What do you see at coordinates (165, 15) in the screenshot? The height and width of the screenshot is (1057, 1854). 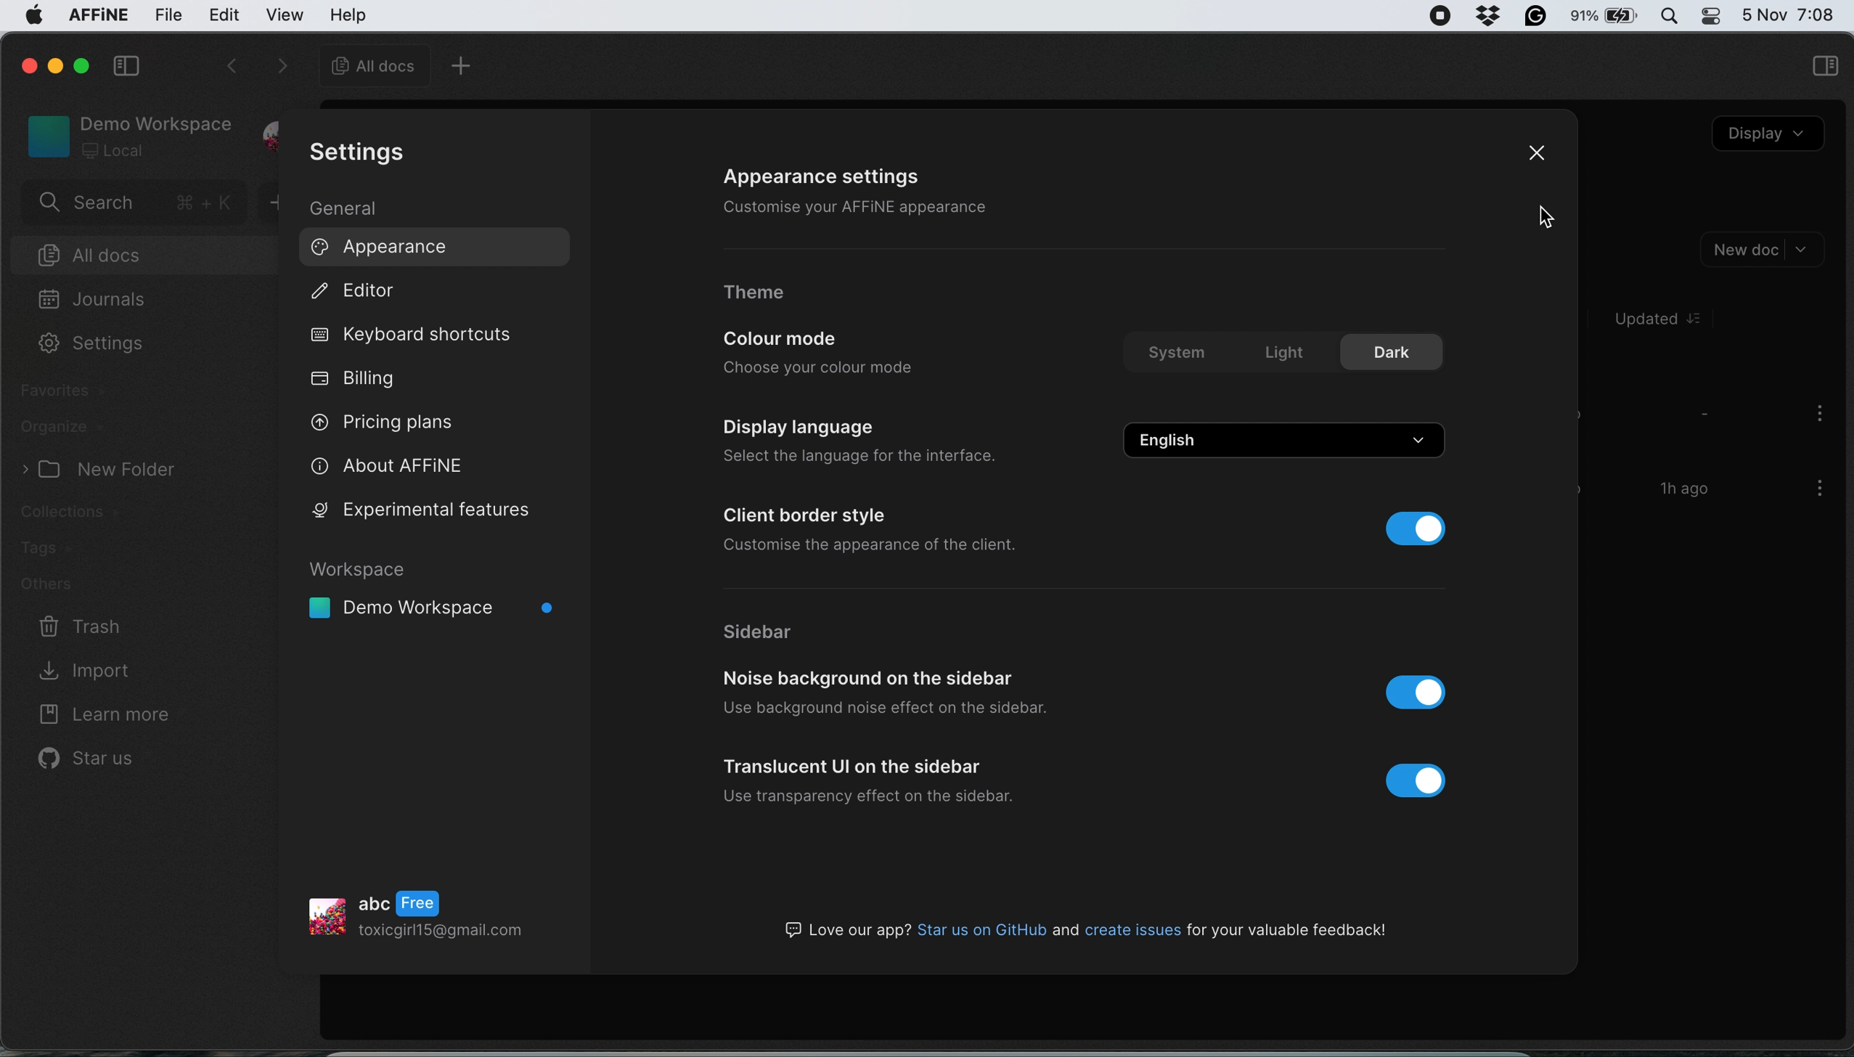 I see `file` at bounding box center [165, 15].